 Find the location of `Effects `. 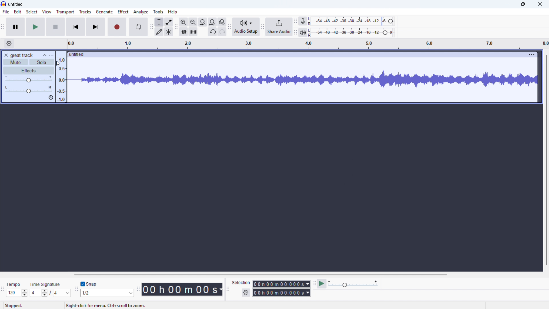

Effects  is located at coordinates (29, 70).